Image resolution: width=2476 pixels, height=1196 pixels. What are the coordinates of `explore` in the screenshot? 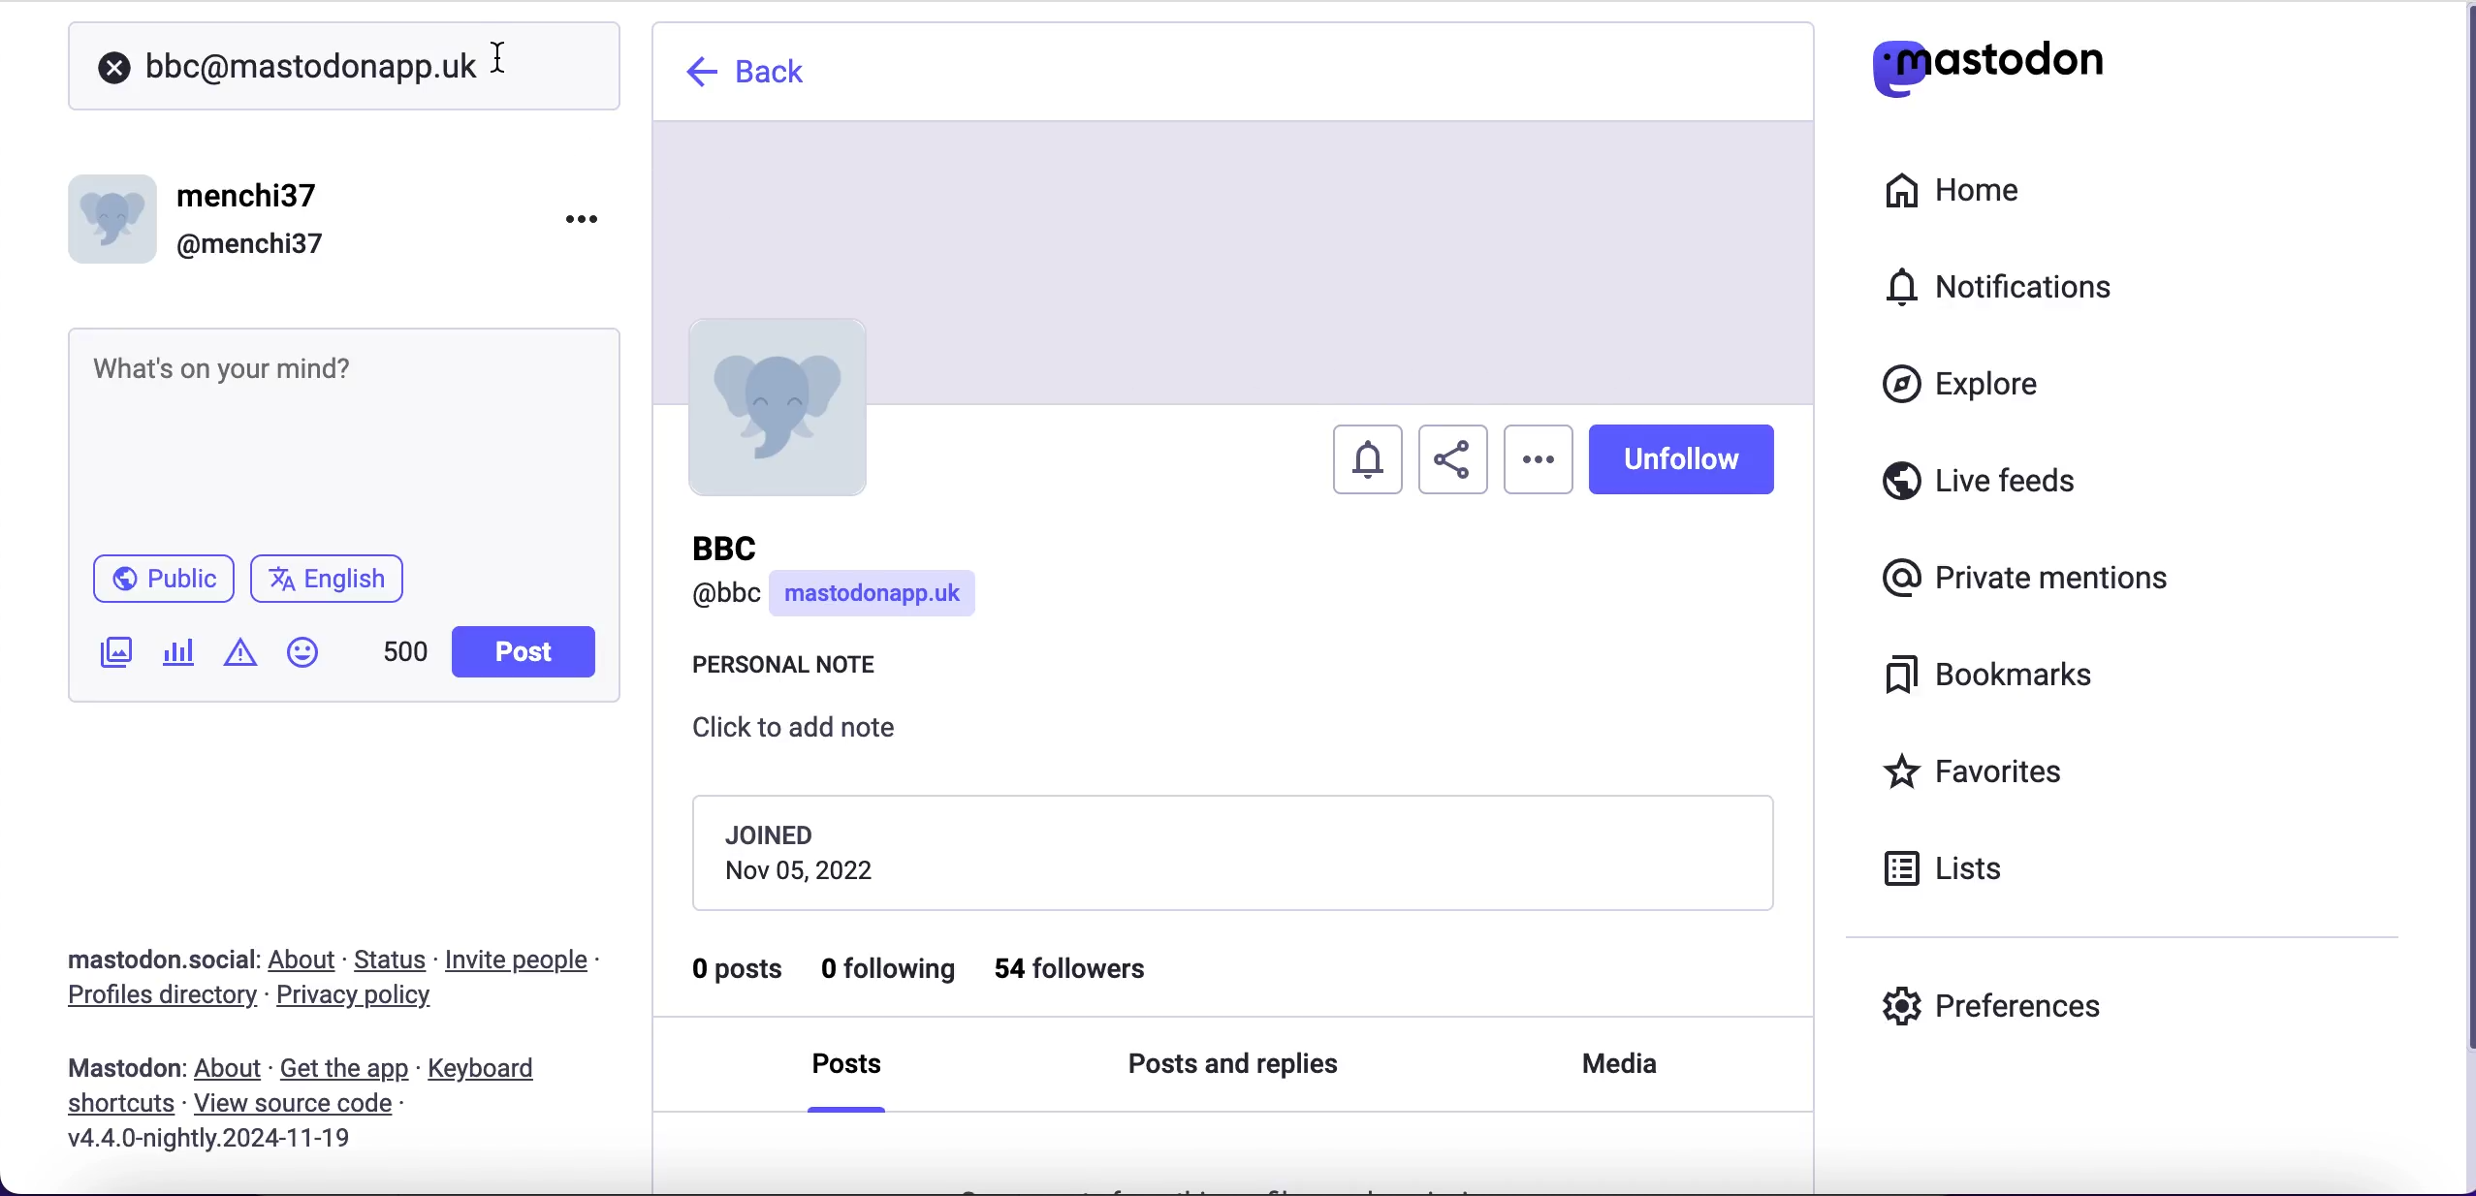 It's located at (1980, 386).